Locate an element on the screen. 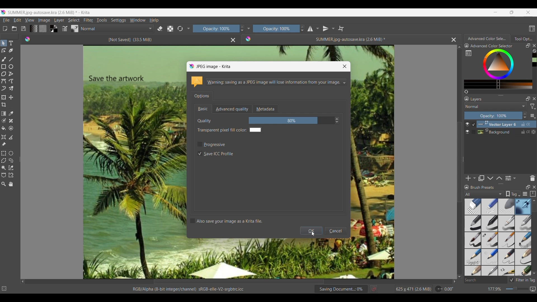  Polyline tool is located at coordinates (11, 74).